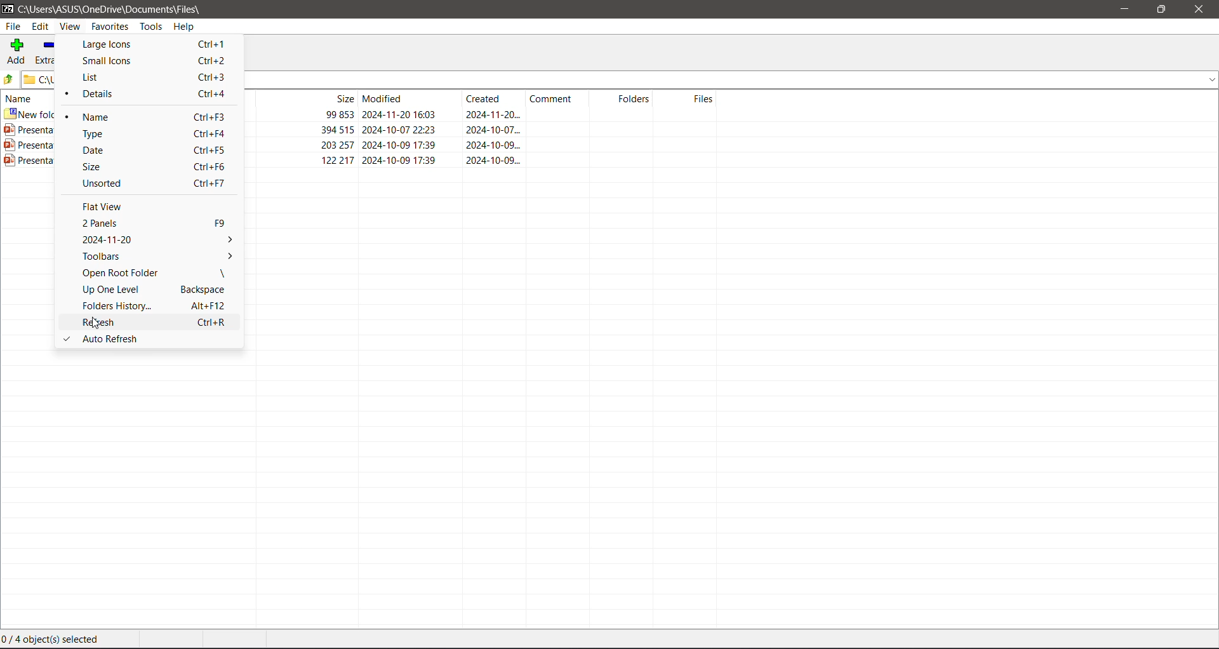  I want to click on Flat View, so click(109, 206).